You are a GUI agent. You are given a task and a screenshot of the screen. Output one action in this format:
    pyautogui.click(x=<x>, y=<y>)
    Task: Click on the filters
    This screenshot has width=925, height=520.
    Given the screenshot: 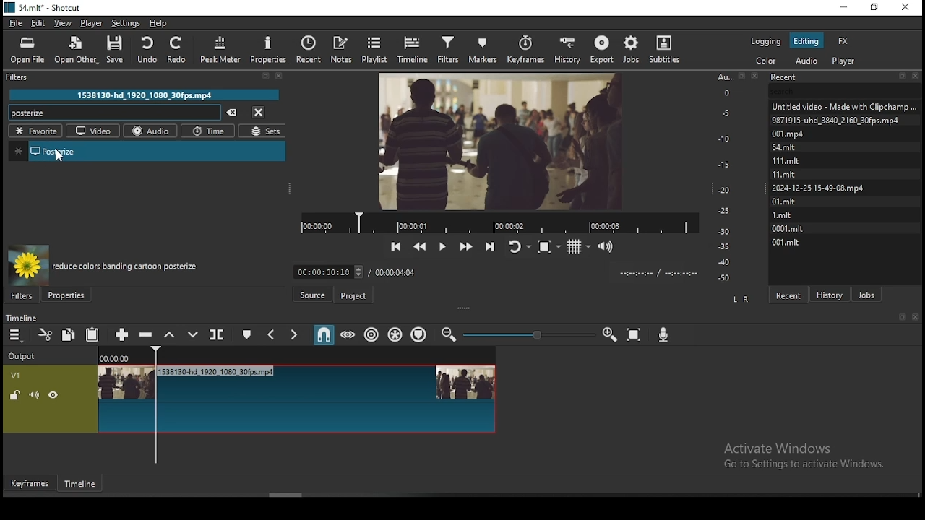 What is the action you would take?
    pyautogui.click(x=22, y=295)
    